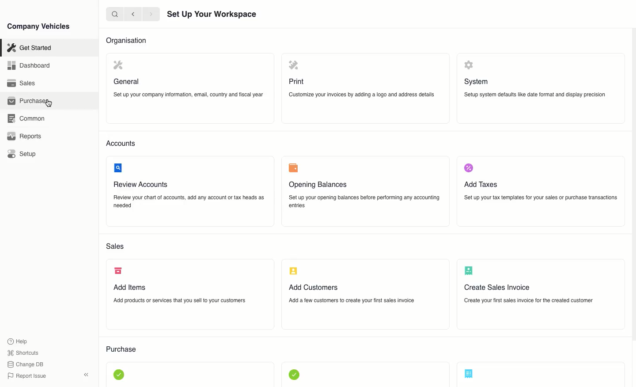 The image size is (636, 387). I want to click on Review Accounts, so click(140, 185).